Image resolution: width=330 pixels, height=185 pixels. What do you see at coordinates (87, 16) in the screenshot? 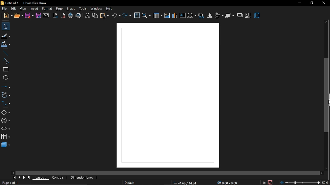
I see `cut` at bounding box center [87, 16].